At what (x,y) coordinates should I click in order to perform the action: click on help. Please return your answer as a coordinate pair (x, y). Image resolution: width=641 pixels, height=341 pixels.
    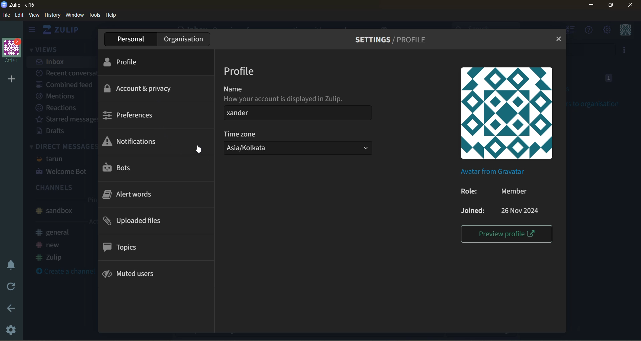
    Looking at the image, I should click on (114, 16).